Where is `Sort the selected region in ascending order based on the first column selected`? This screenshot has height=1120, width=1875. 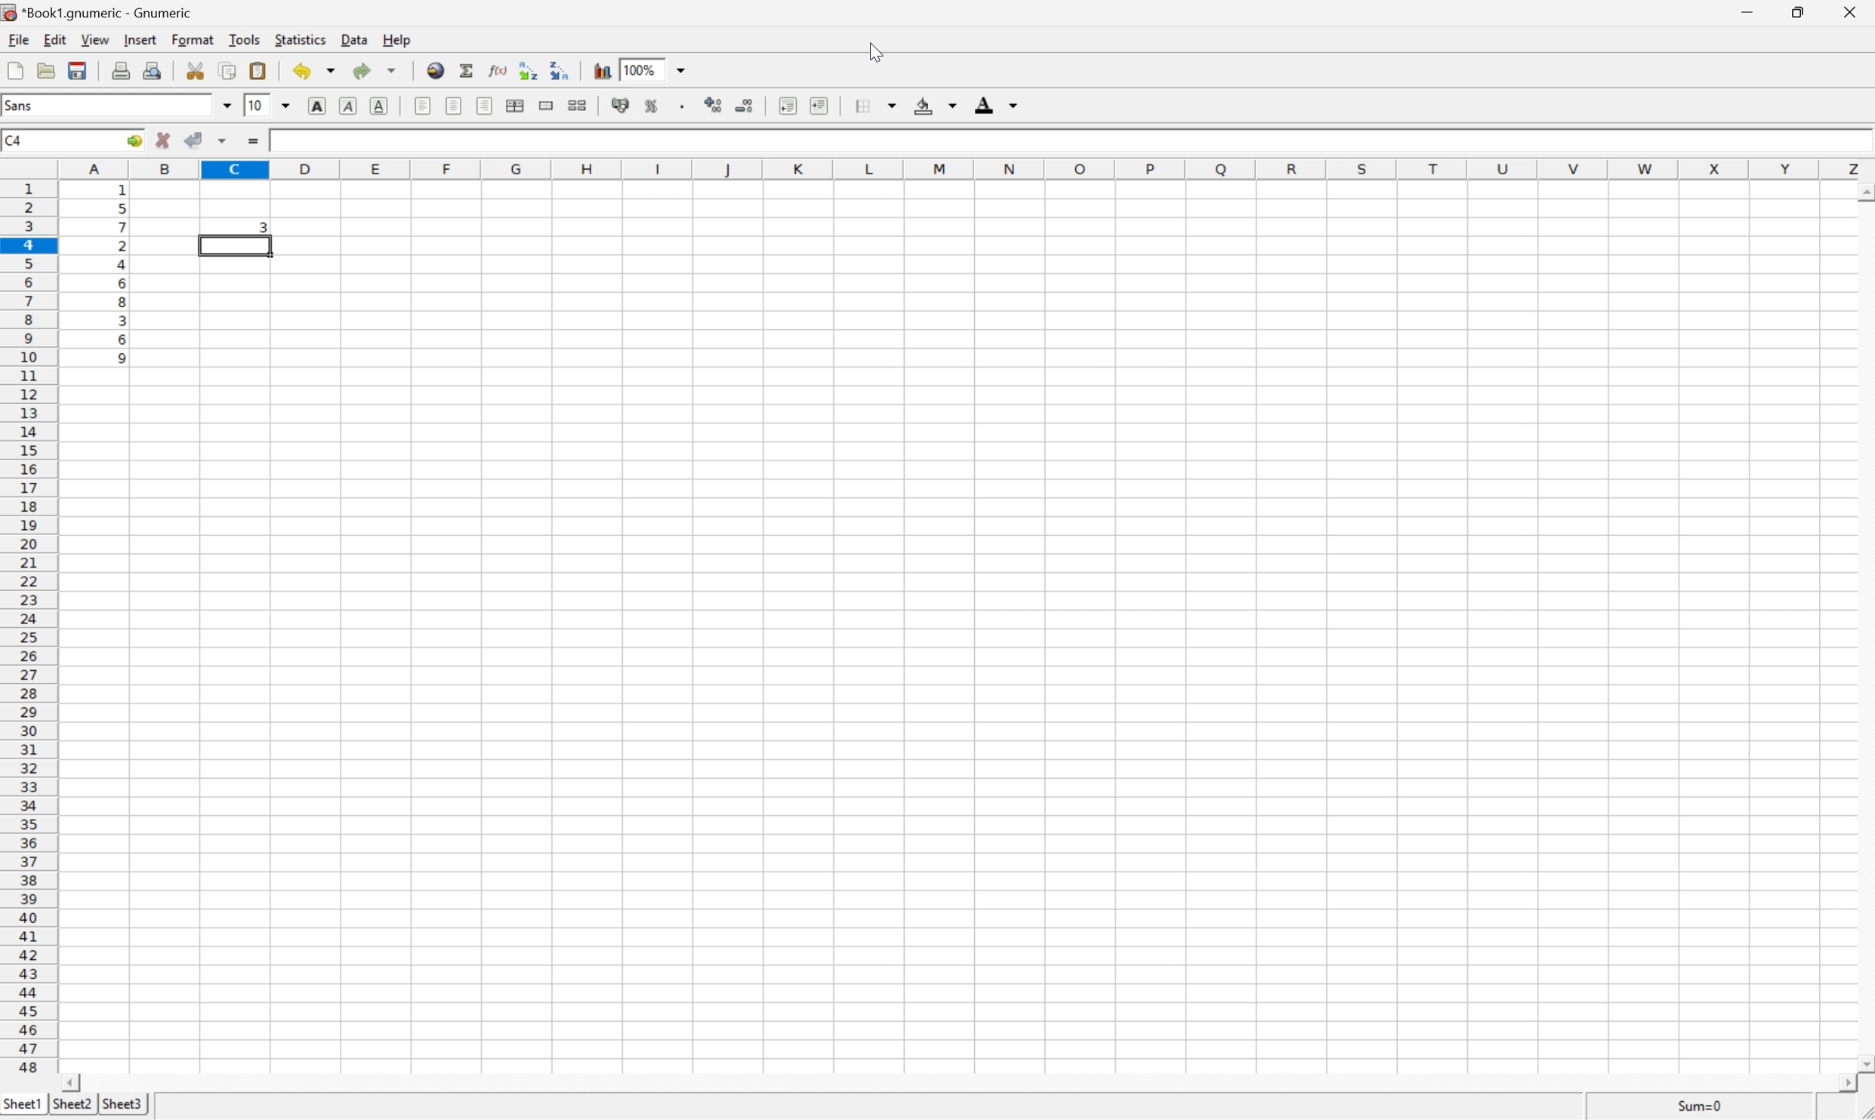
Sort the selected region in ascending order based on the first column selected is located at coordinates (528, 71).